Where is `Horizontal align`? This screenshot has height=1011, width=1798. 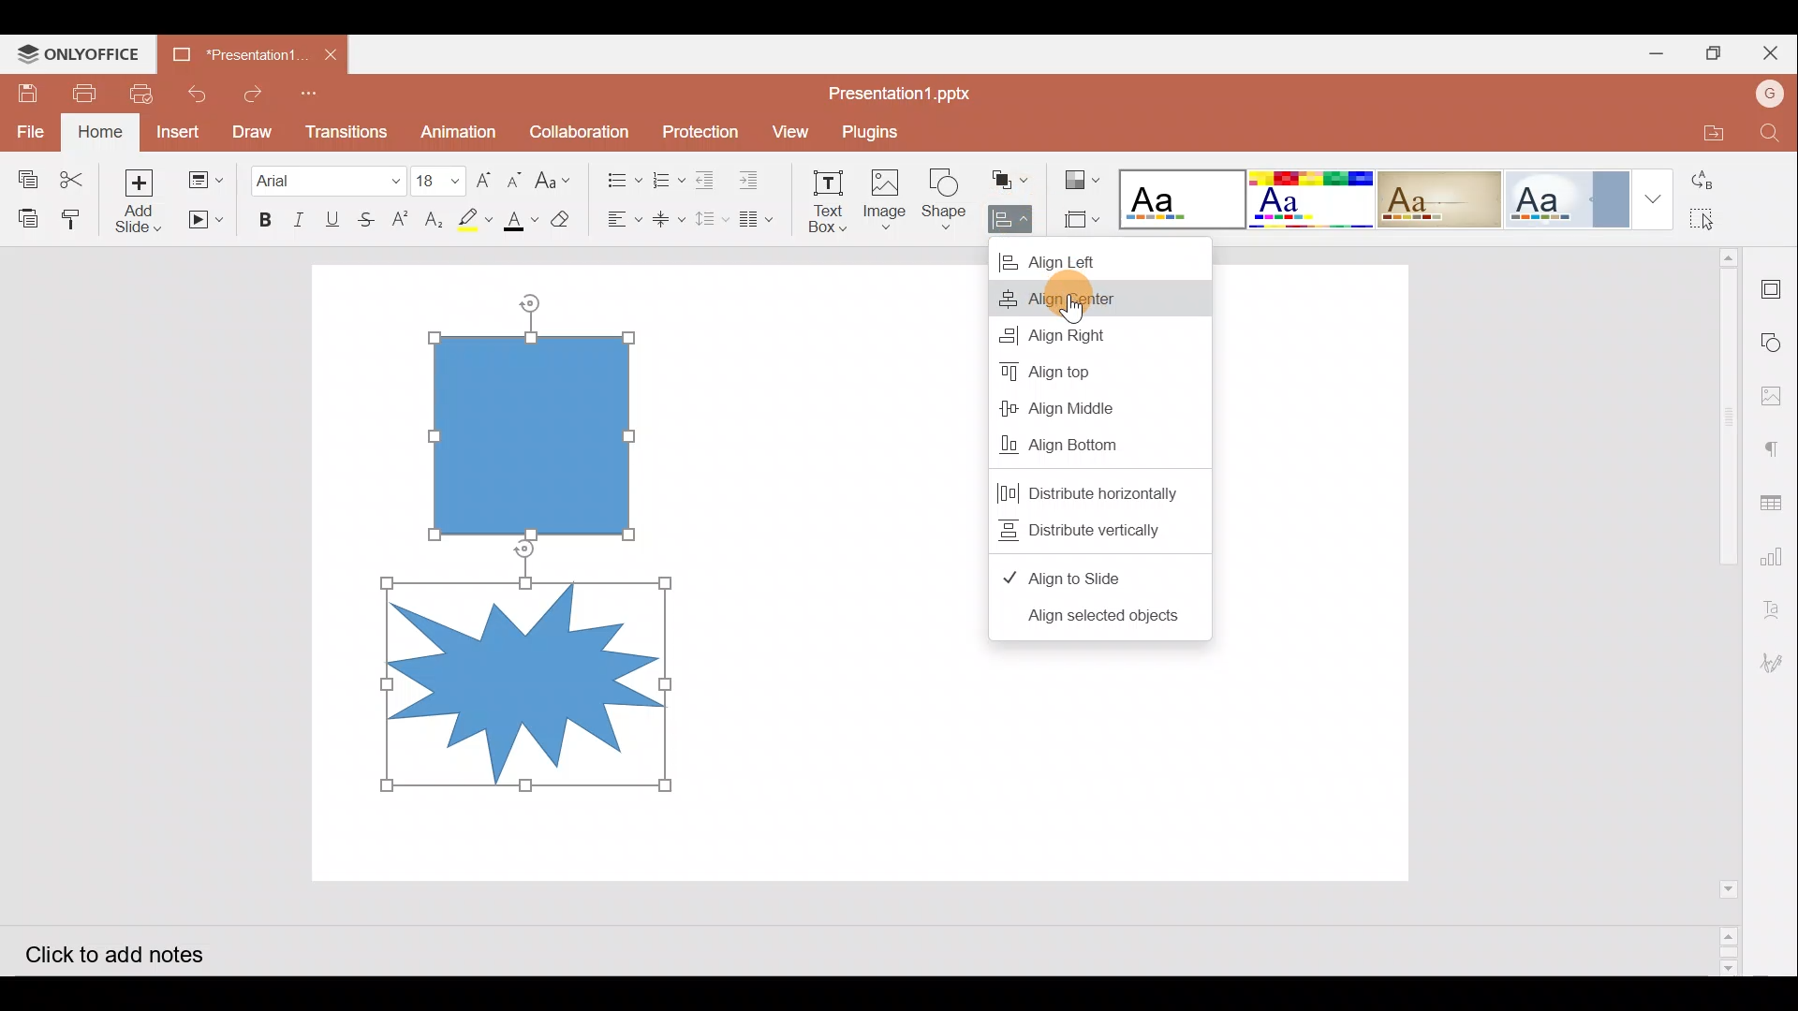 Horizontal align is located at coordinates (619, 219).